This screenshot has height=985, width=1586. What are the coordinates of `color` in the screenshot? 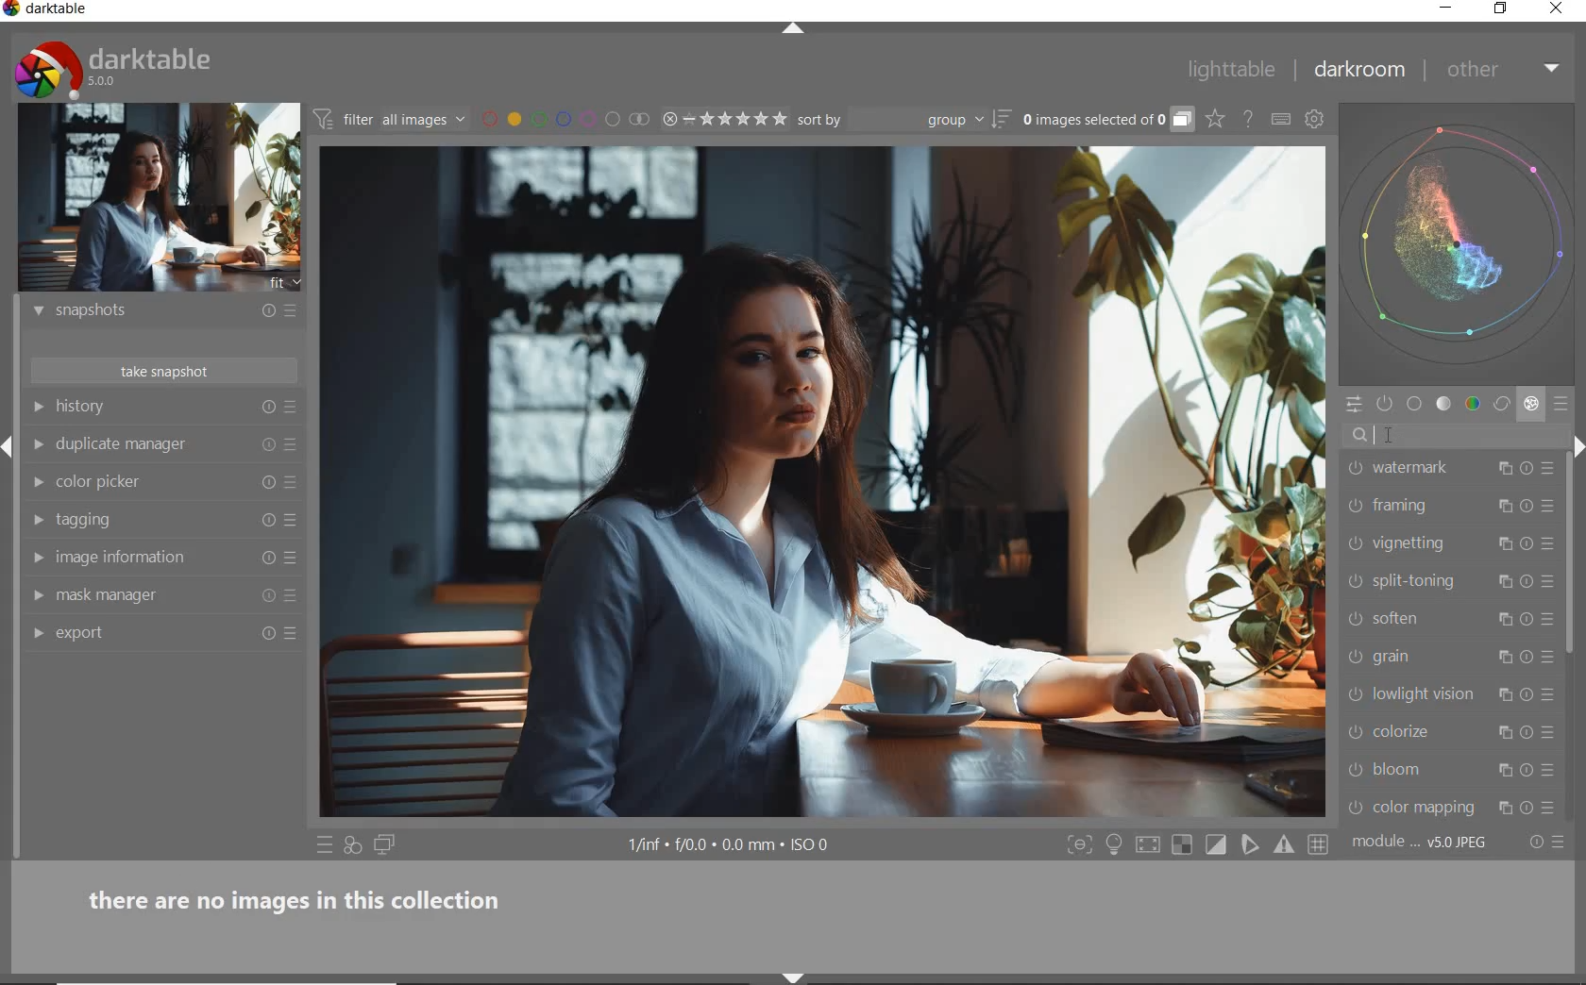 It's located at (1472, 405).